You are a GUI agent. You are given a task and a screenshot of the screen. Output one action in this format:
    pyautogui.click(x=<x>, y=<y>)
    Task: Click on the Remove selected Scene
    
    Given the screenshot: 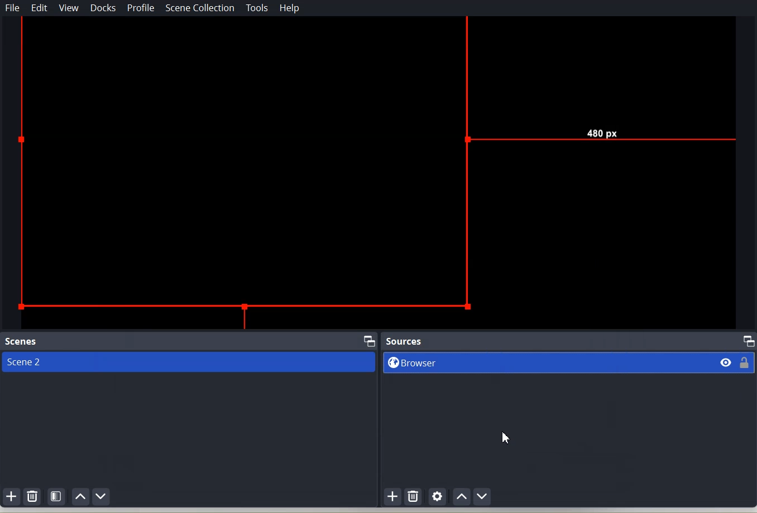 What is the action you would take?
    pyautogui.click(x=33, y=497)
    